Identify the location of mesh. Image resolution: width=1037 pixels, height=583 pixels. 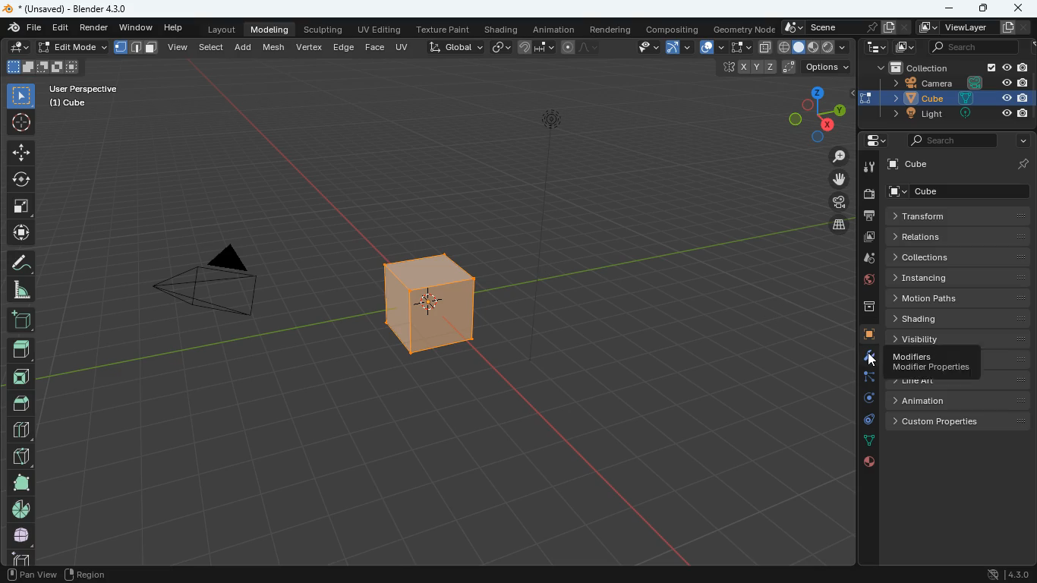
(274, 47).